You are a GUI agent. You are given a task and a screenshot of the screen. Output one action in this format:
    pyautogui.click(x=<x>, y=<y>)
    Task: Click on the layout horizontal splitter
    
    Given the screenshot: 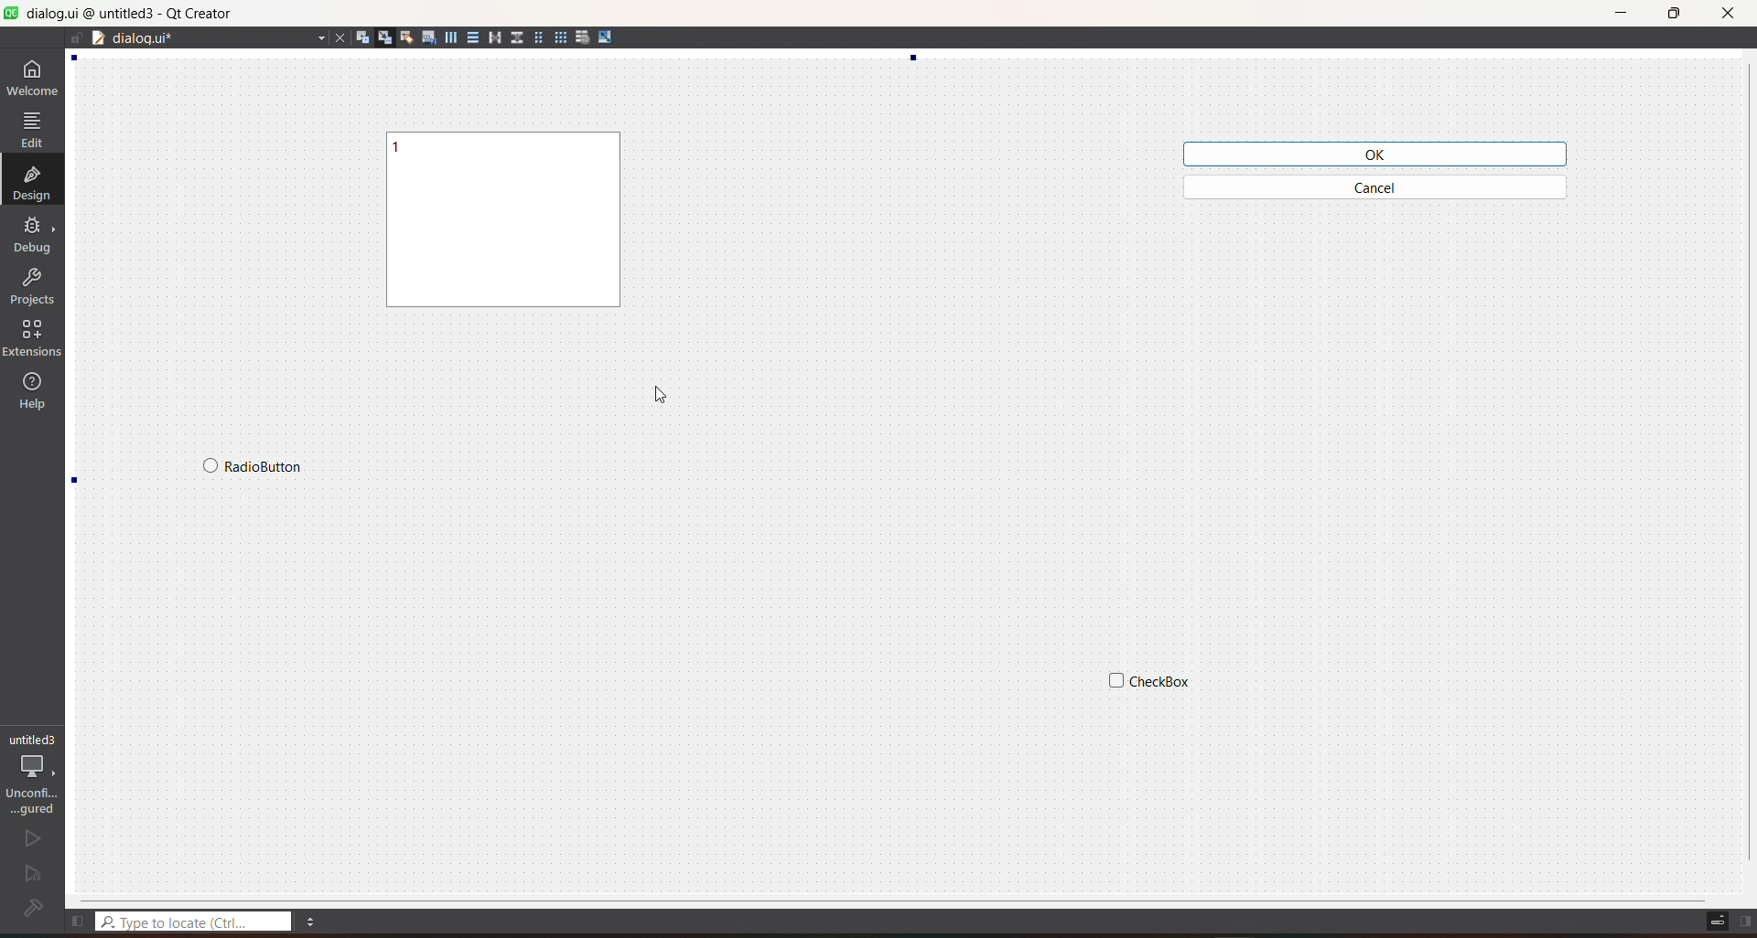 What is the action you would take?
    pyautogui.click(x=491, y=38)
    